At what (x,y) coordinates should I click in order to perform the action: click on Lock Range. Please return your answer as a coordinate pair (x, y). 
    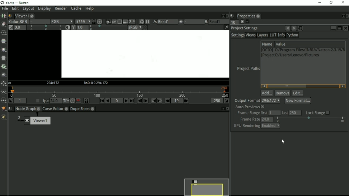
    Looking at the image, I should click on (318, 112).